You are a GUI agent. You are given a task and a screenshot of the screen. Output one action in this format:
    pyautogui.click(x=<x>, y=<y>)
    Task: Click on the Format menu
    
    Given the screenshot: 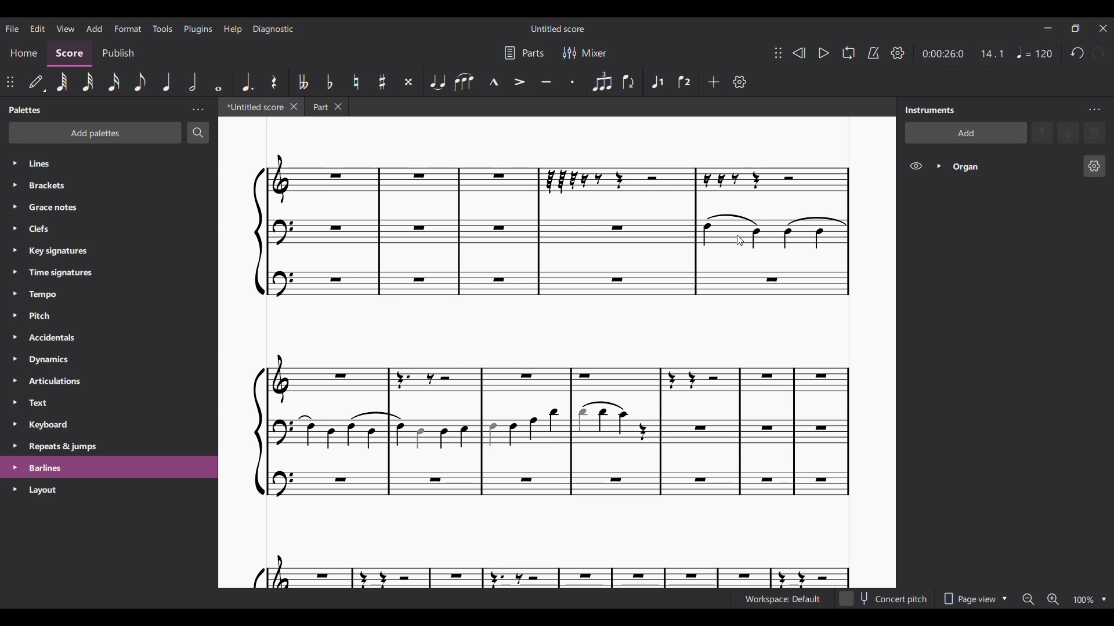 What is the action you would take?
    pyautogui.click(x=128, y=28)
    